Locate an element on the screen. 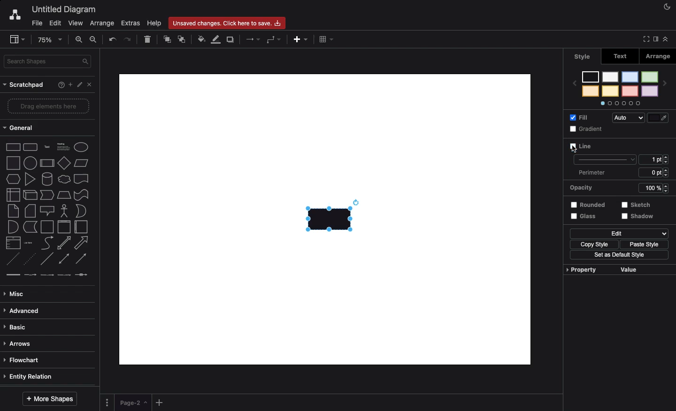 This screenshot has width=676, height=411. Untitled diagram is located at coordinates (63, 10).